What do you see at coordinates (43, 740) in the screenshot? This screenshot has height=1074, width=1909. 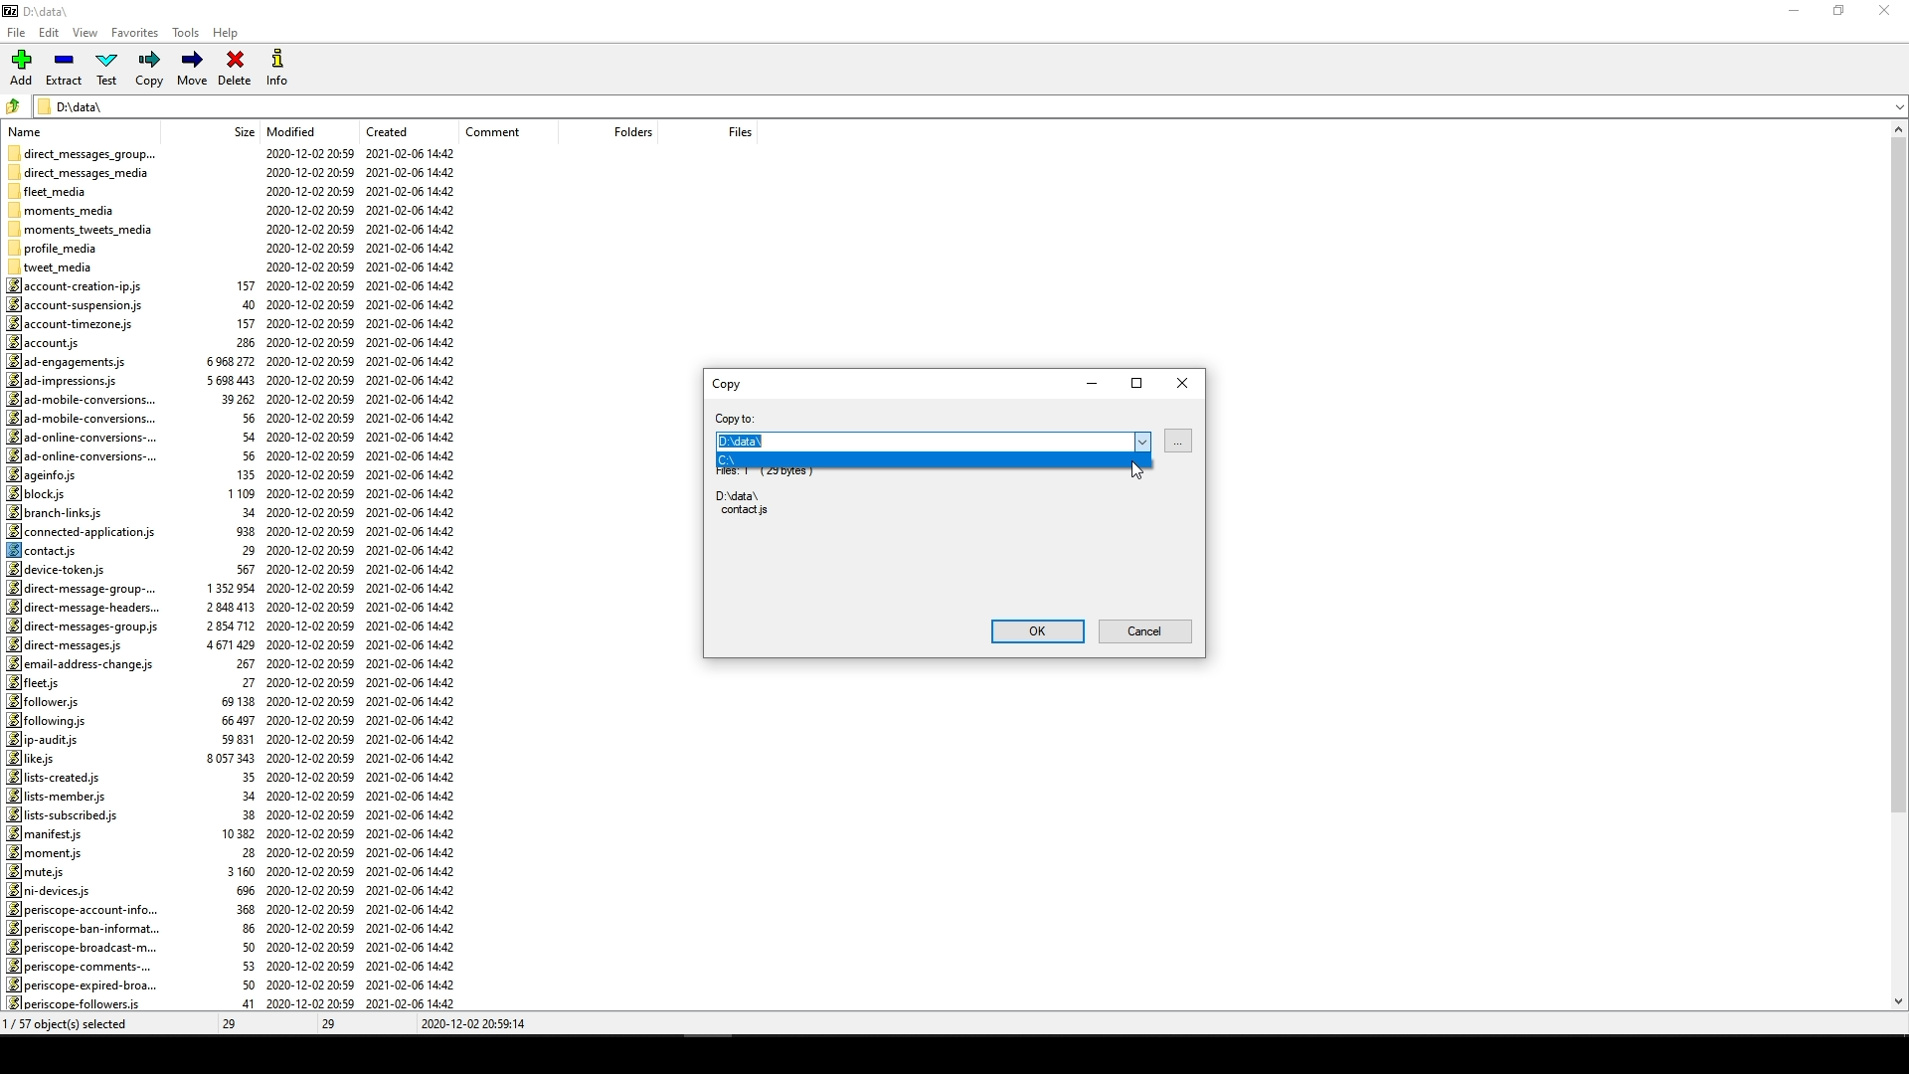 I see `ip-audits.js` at bounding box center [43, 740].